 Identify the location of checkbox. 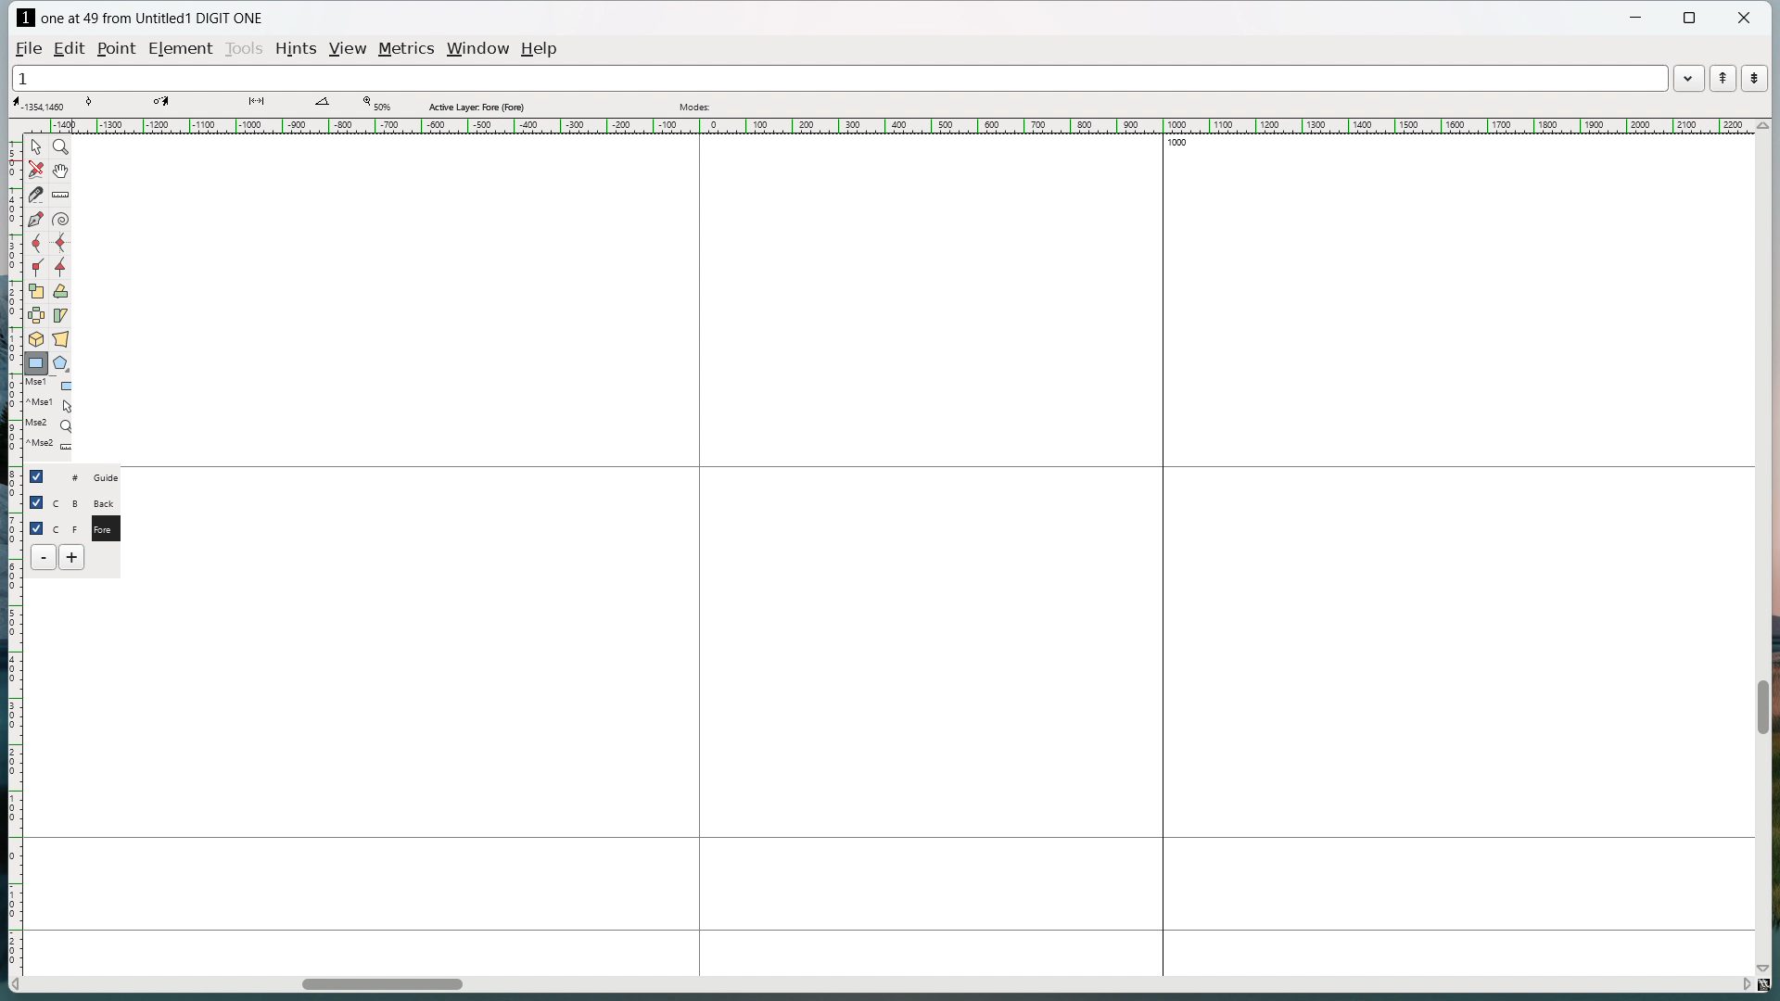
(36, 502).